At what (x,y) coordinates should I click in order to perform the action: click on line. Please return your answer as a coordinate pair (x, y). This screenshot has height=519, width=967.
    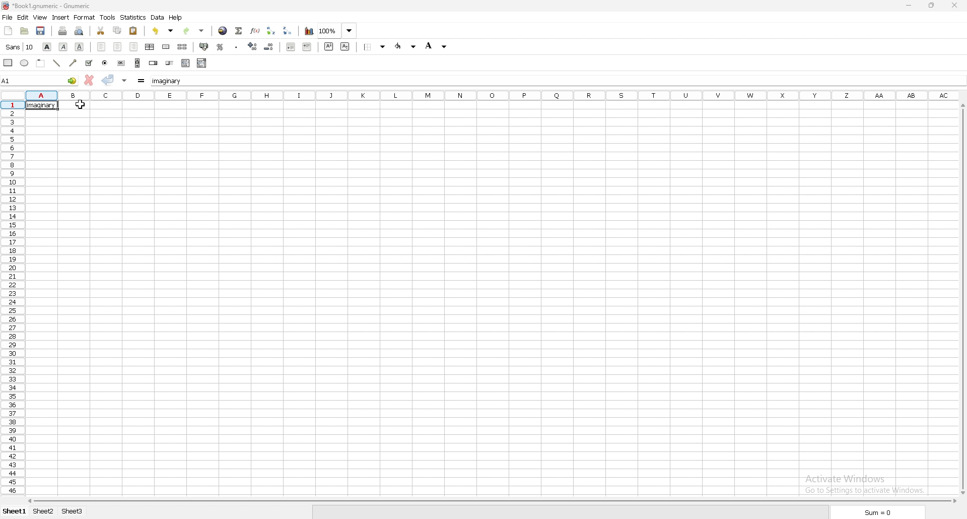
    Looking at the image, I should click on (56, 63).